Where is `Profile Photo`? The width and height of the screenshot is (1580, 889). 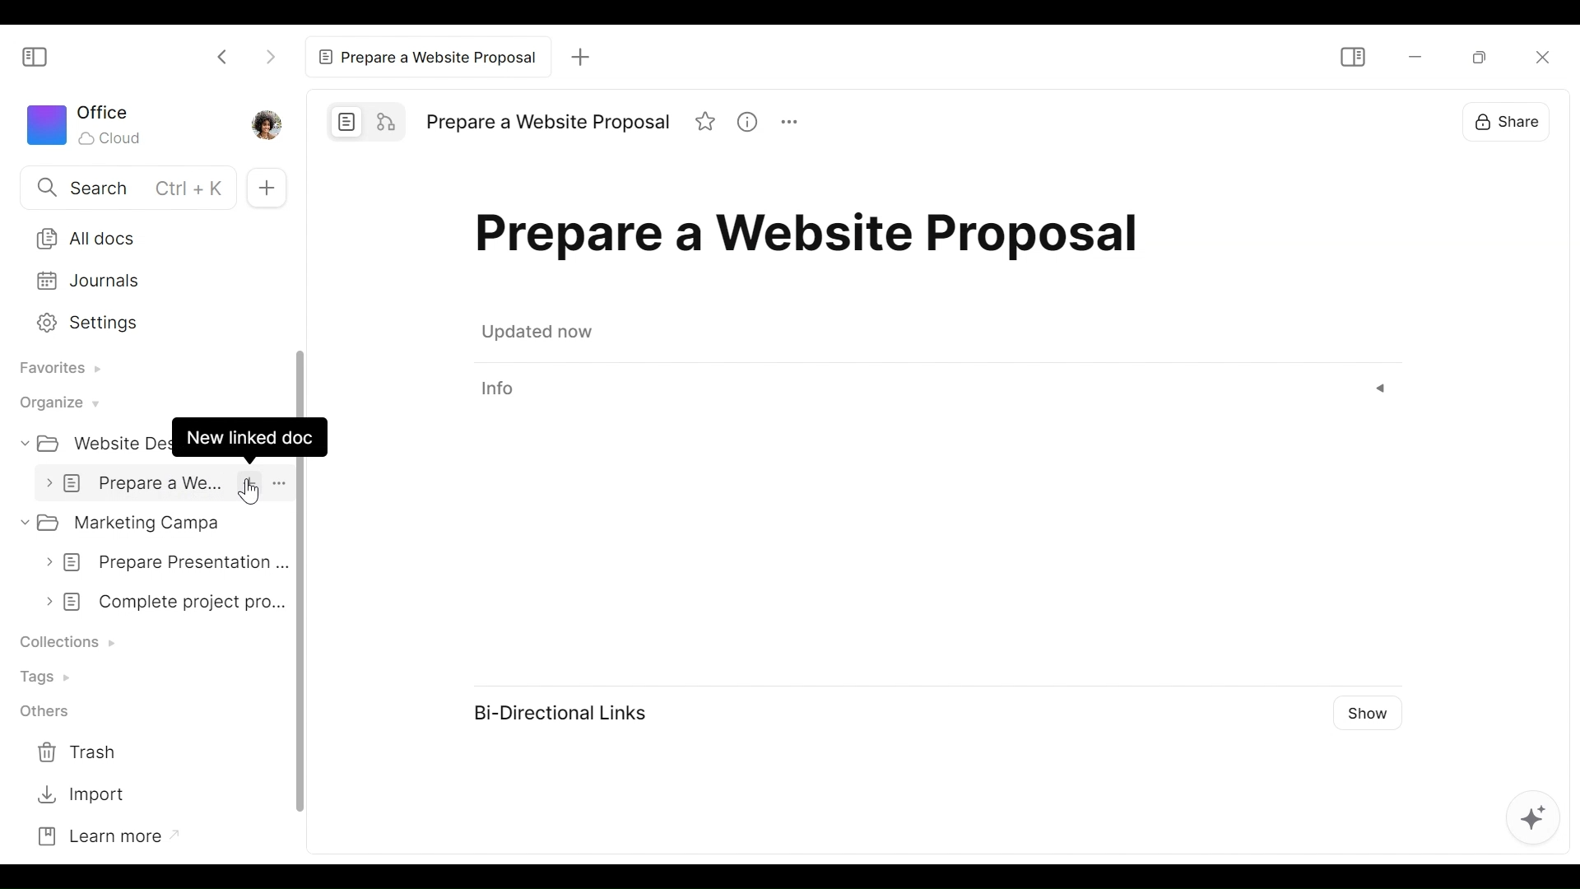 Profile Photo is located at coordinates (265, 123).